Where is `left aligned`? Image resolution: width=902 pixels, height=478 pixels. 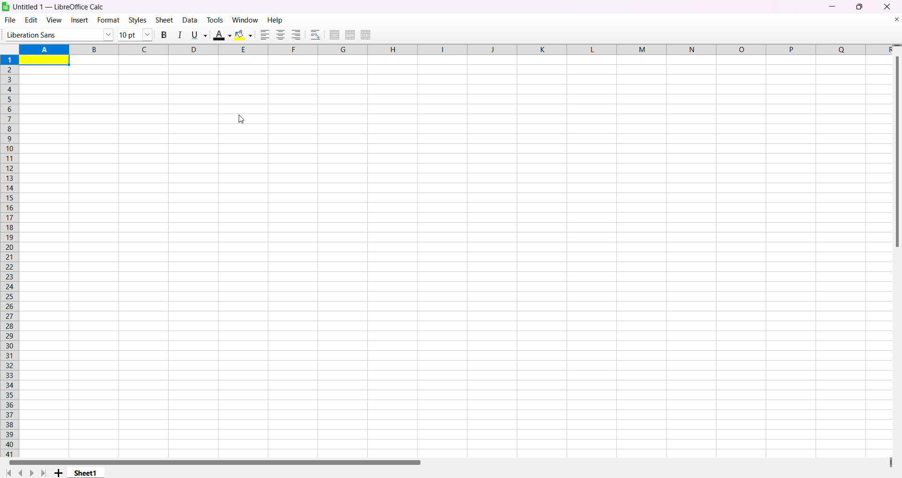 left aligned is located at coordinates (264, 36).